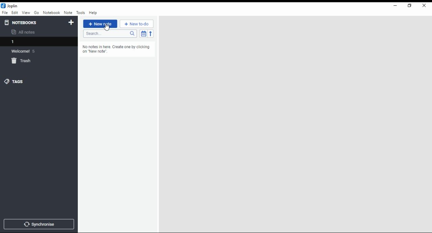 This screenshot has width=432, height=233. I want to click on notebooks, so click(21, 23).